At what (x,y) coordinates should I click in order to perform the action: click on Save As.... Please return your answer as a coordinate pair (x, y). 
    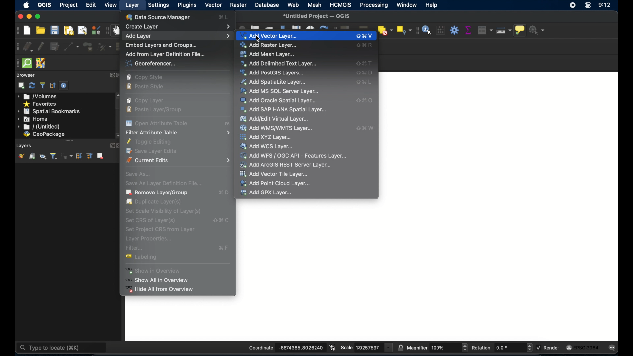
    Looking at the image, I should click on (140, 174).